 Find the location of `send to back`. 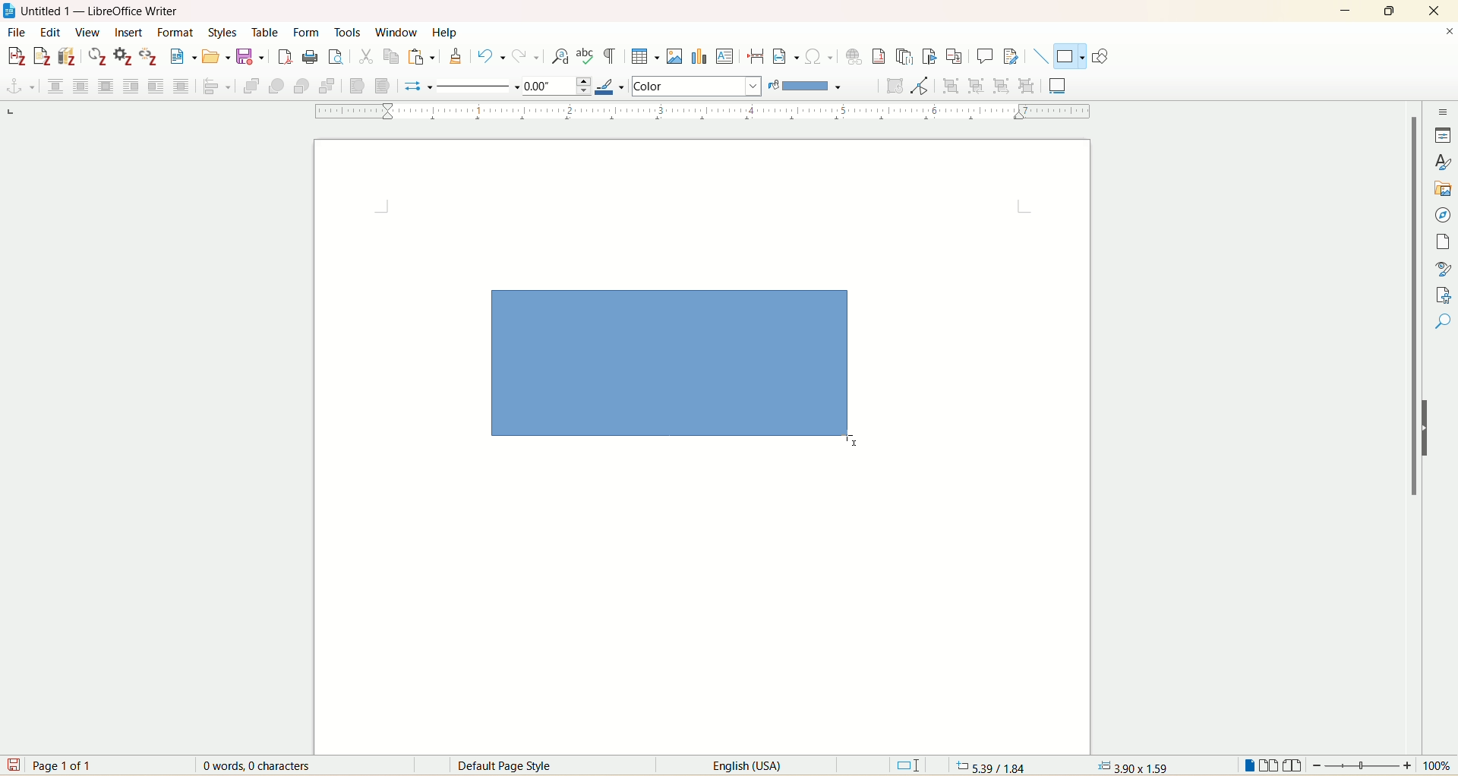

send to back is located at coordinates (326, 88).